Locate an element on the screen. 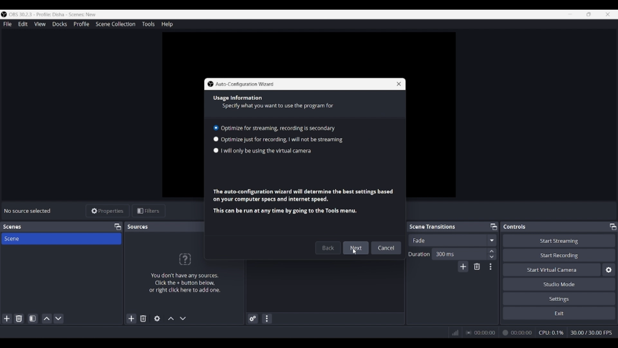 The width and height of the screenshot is (618, 348). Panel title is located at coordinates (433, 226).